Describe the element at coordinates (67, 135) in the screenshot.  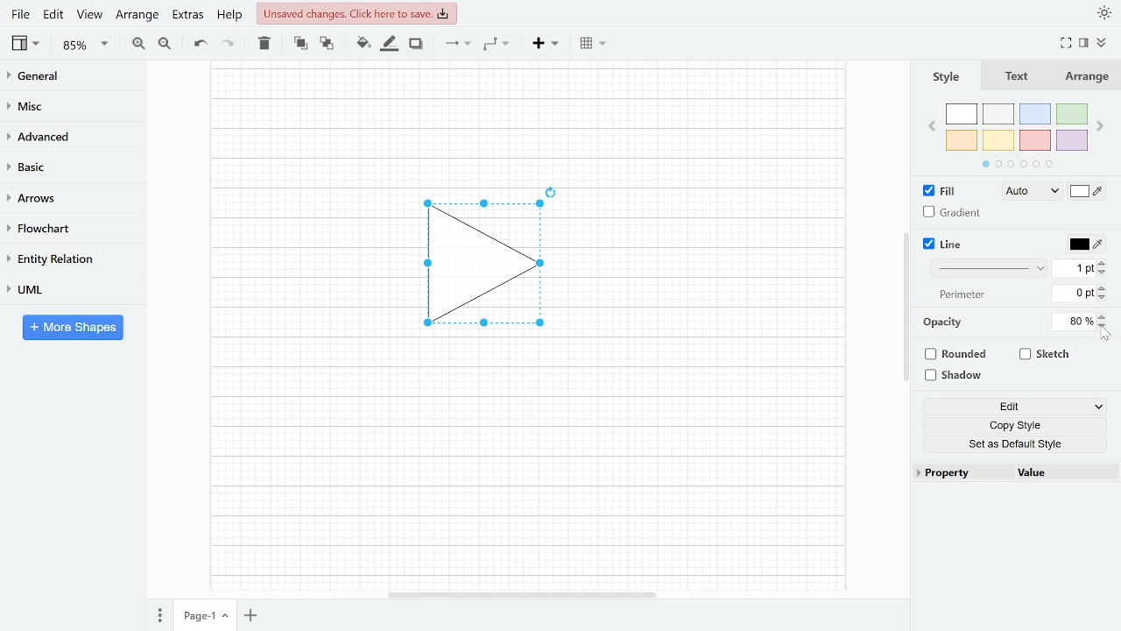
I see `Advanced` at that location.